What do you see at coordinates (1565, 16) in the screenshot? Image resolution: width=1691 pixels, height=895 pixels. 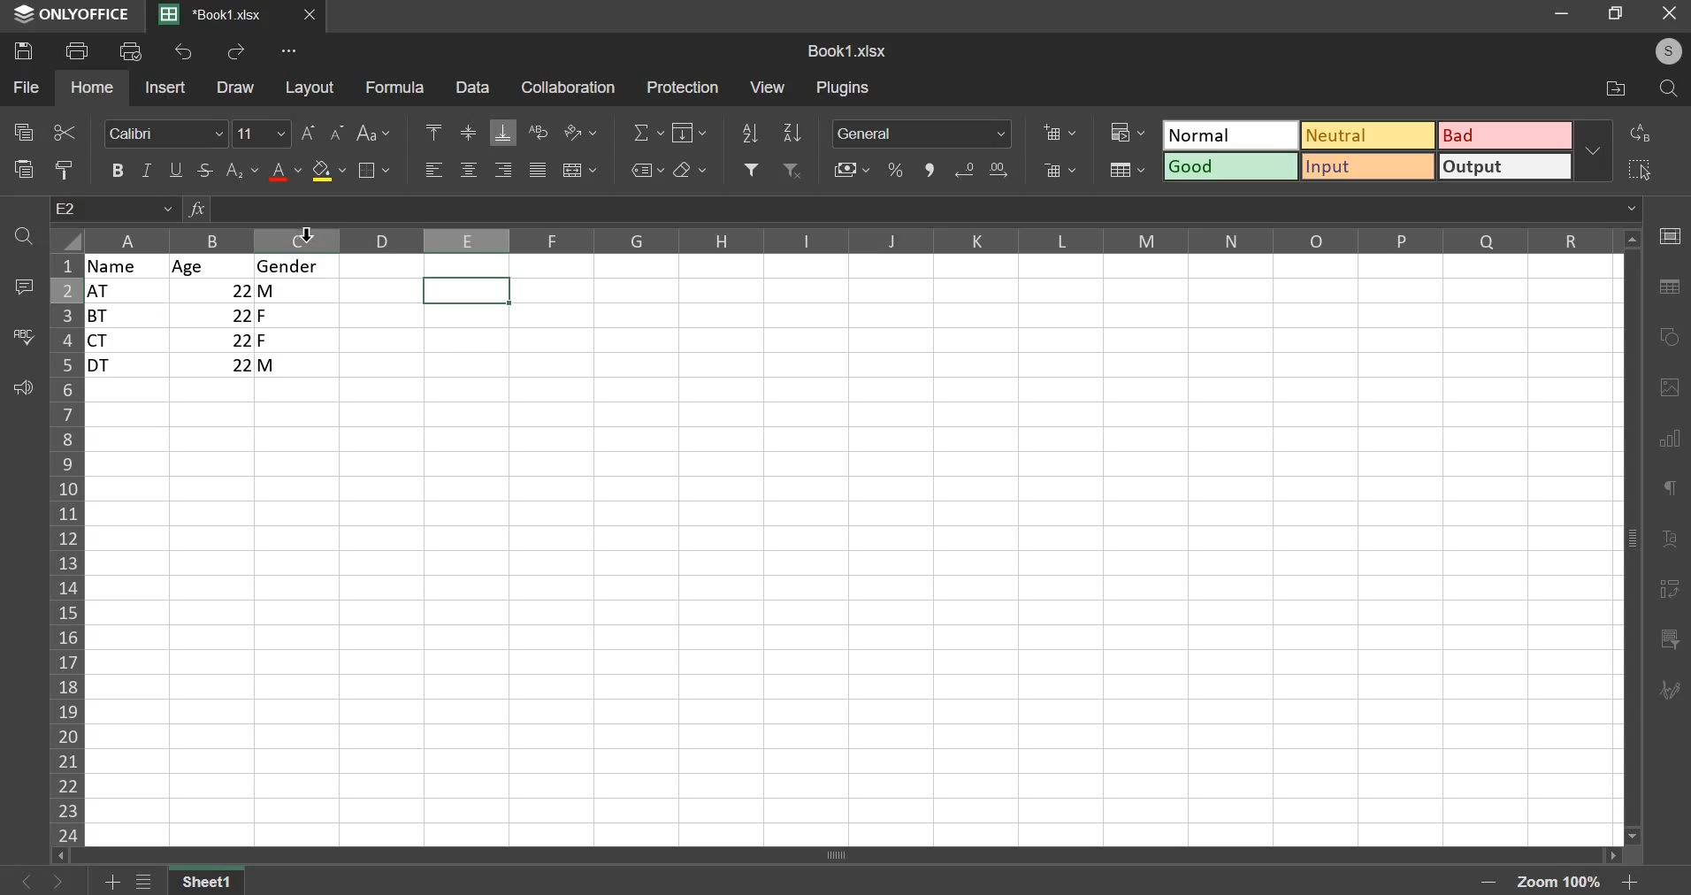 I see `minimize` at bounding box center [1565, 16].